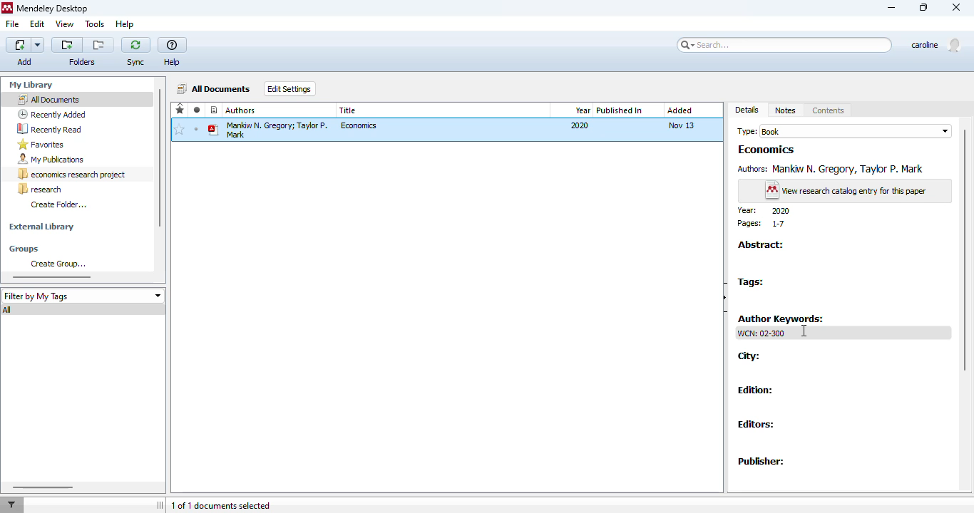  What do you see at coordinates (40, 189) in the screenshot?
I see `research` at bounding box center [40, 189].